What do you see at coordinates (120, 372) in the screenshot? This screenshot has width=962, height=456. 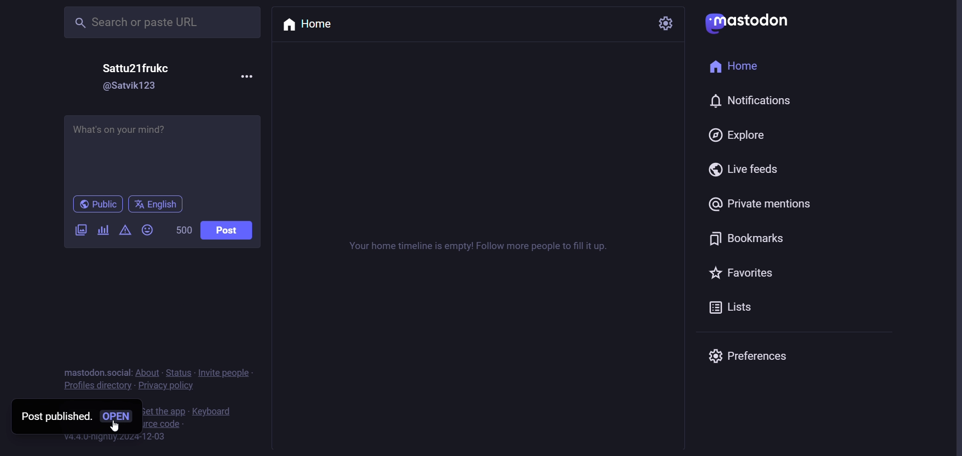 I see `social` at bounding box center [120, 372].